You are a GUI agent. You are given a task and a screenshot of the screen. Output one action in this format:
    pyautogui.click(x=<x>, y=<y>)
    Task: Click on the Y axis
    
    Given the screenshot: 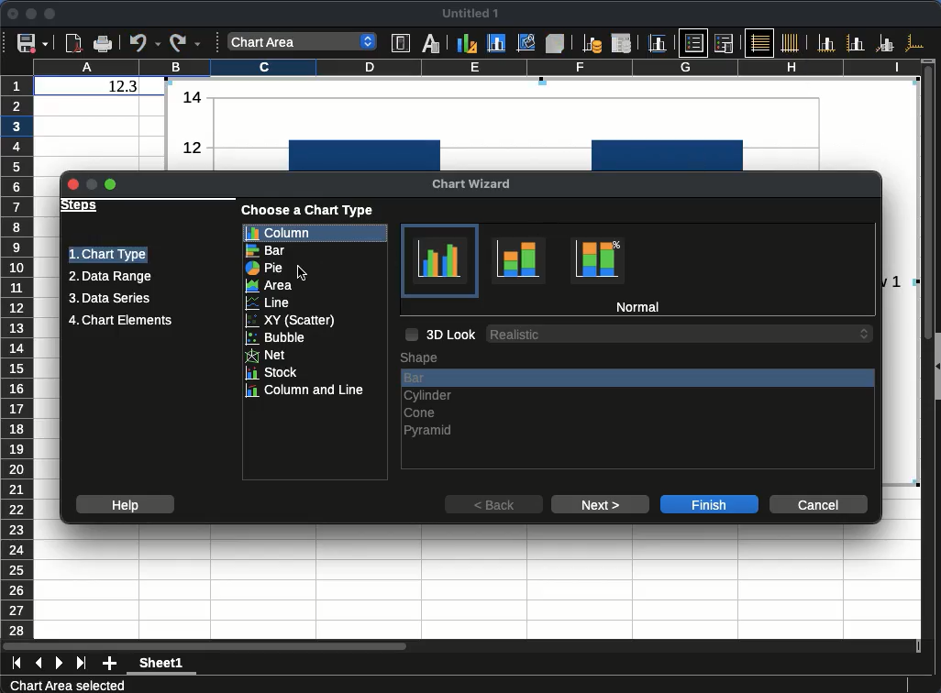 What is the action you would take?
    pyautogui.click(x=856, y=42)
    